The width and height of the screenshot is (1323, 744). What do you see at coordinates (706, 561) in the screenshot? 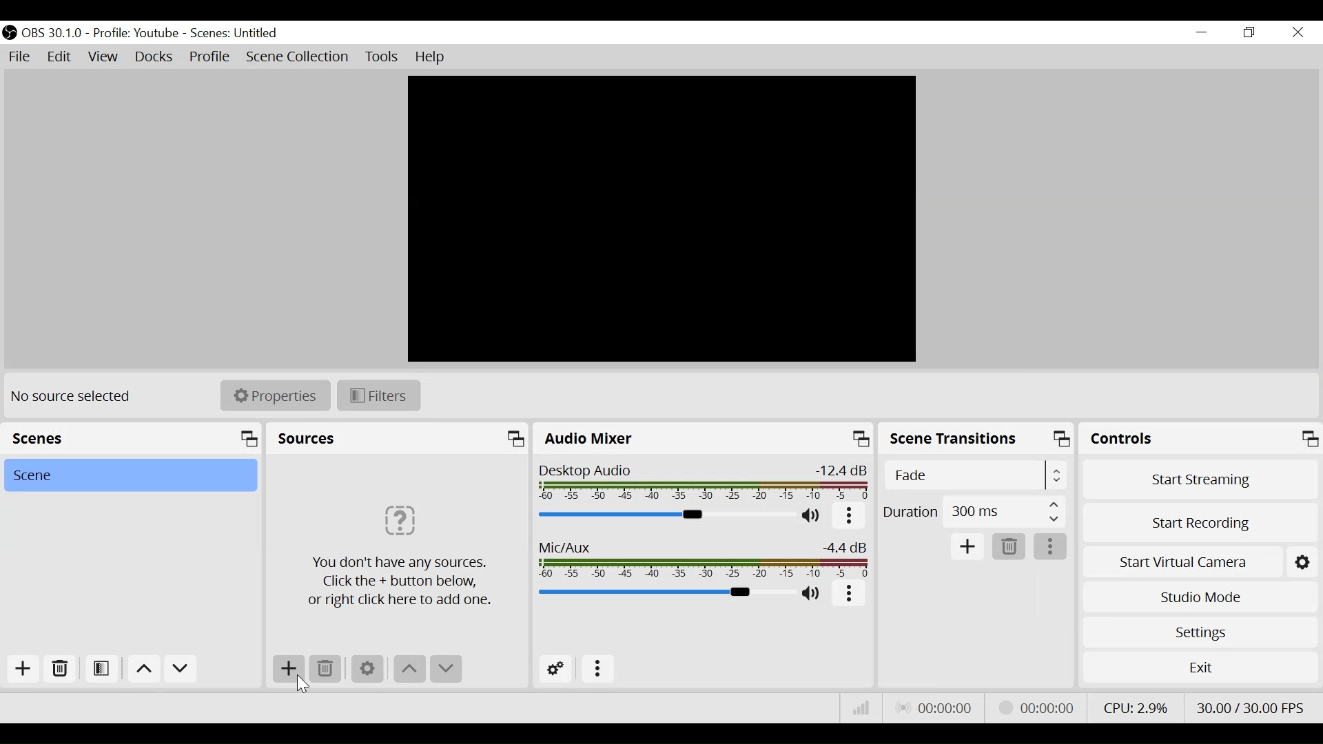
I see `Mic/Aux Slider` at bounding box center [706, 561].